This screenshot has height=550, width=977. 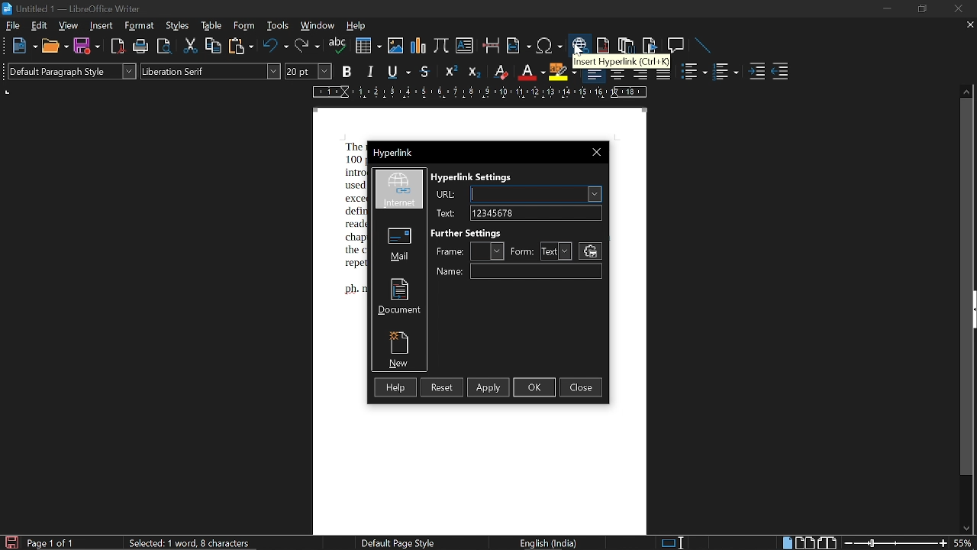 What do you see at coordinates (346, 73) in the screenshot?
I see `bold` at bounding box center [346, 73].